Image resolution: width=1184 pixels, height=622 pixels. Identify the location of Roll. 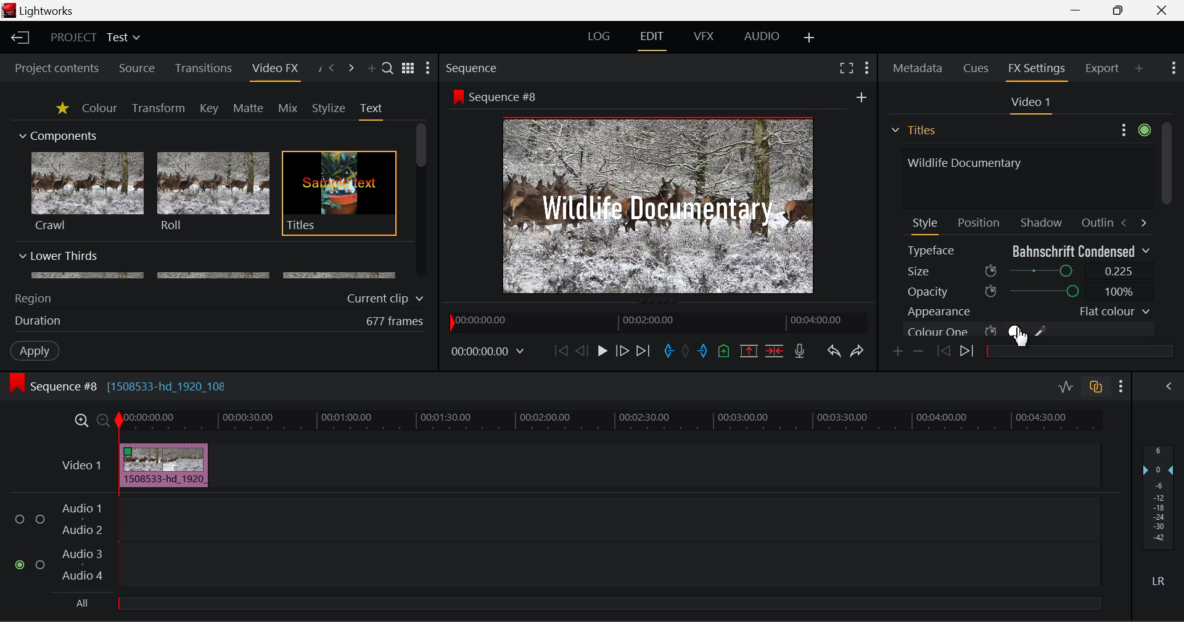
(212, 192).